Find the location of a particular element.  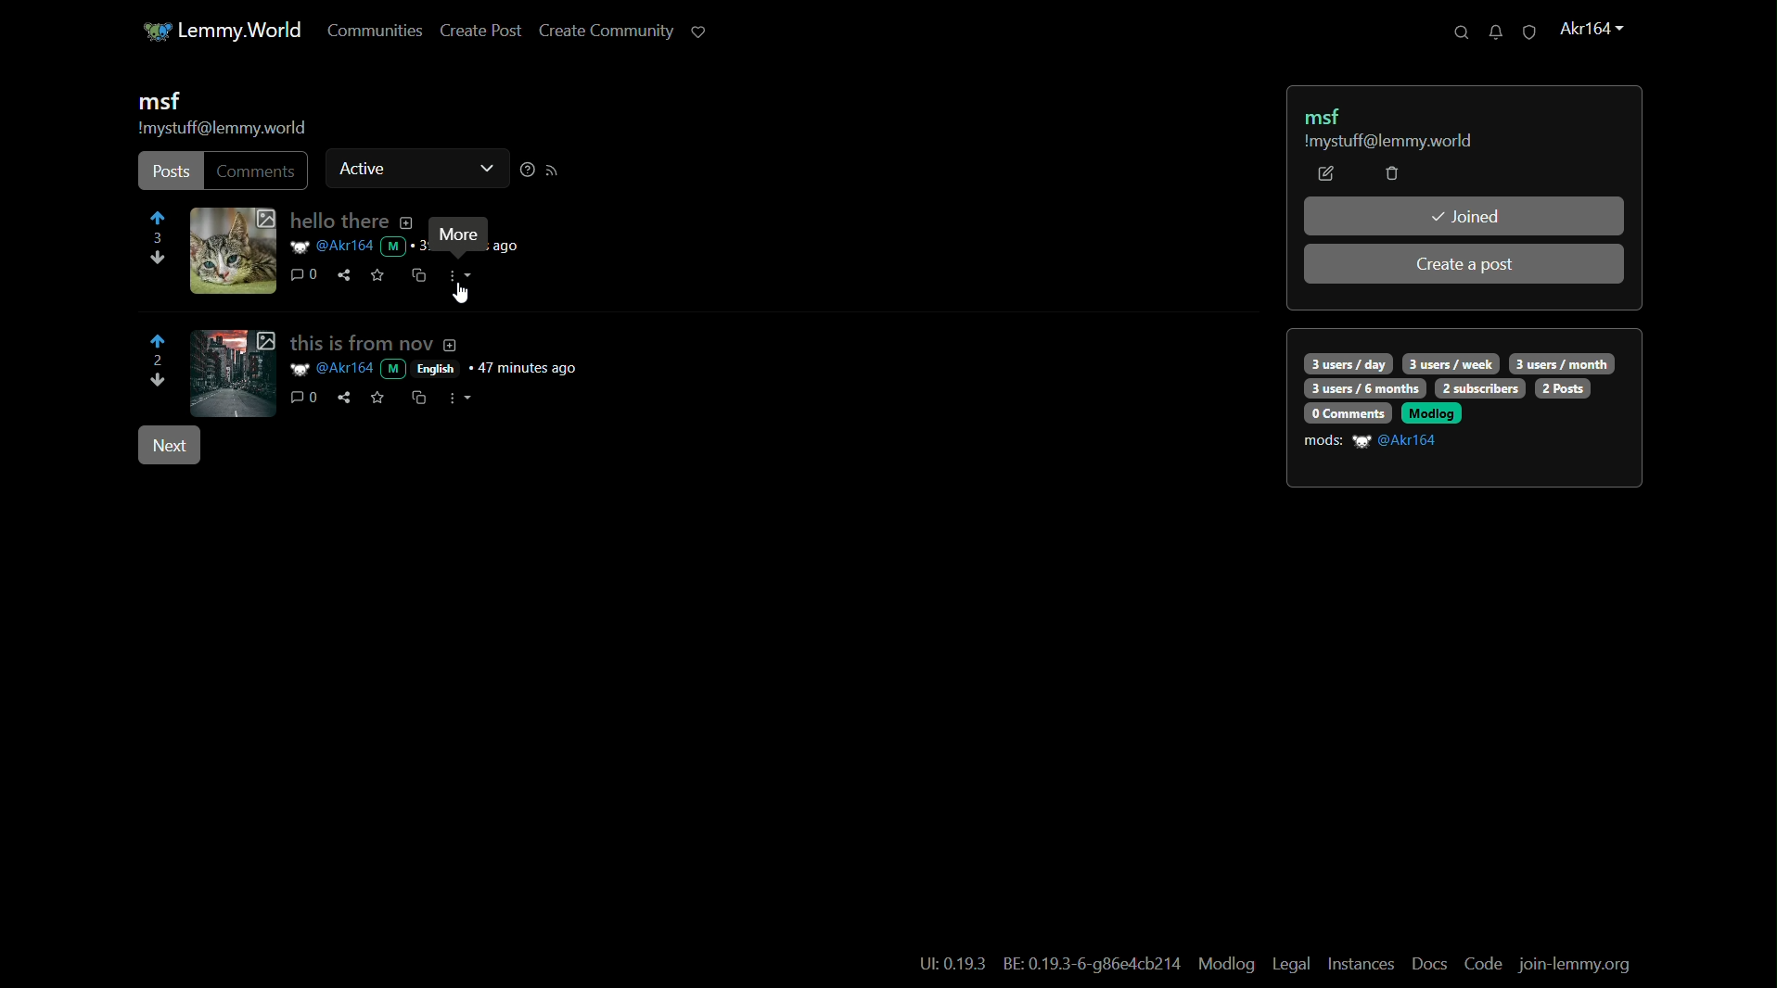

share is located at coordinates (342, 399).